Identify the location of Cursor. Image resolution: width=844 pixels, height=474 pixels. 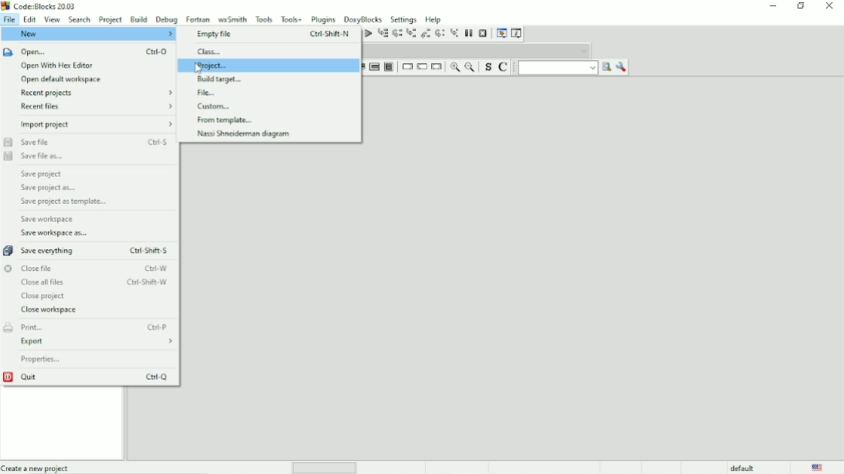
(198, 68).